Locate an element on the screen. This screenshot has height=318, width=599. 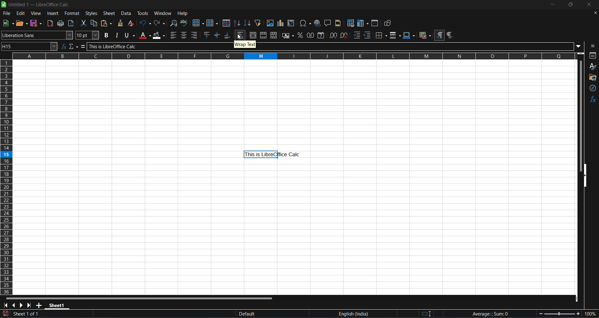
sheet is located at coordinates (109, 13).